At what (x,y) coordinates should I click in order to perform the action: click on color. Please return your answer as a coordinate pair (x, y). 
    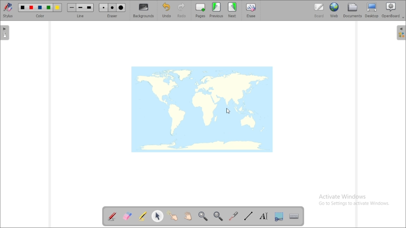
    Looking at the image, I should click on (40, 10).